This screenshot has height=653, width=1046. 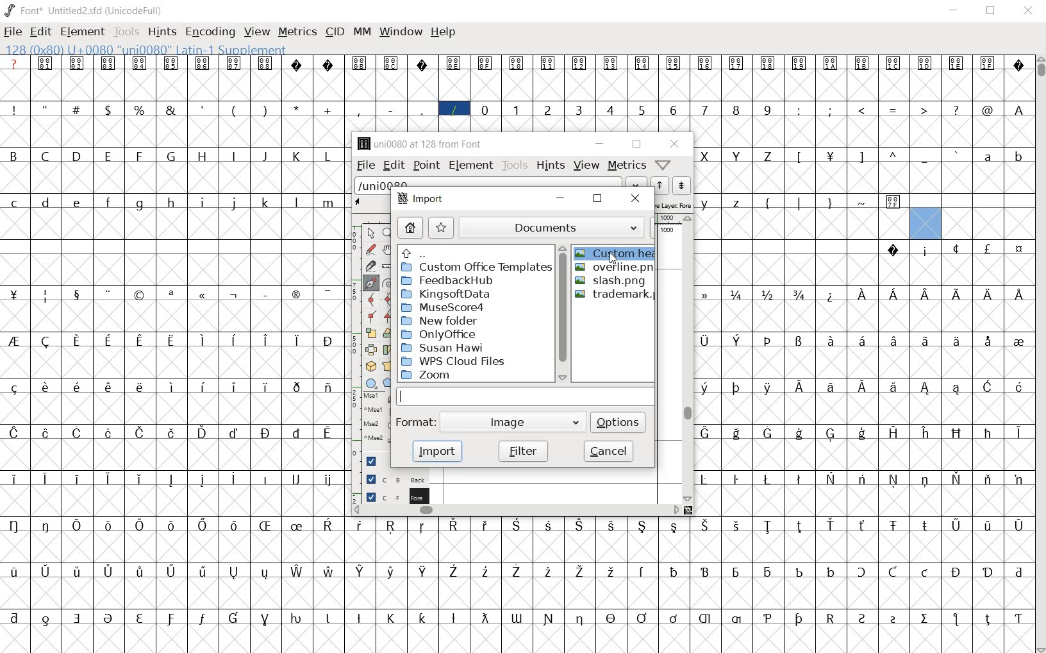 What do you see at coordinates (924, 223) in the screenshot?
I see `glyph slot` at bounding box center [924, 223].